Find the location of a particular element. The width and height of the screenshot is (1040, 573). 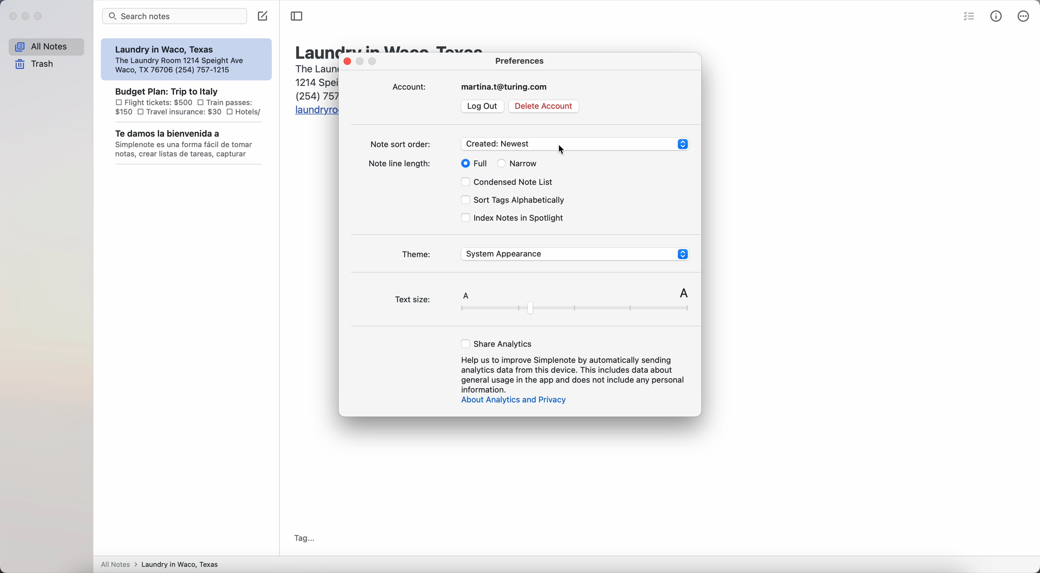

more options is located at coordinates (1025, 16).